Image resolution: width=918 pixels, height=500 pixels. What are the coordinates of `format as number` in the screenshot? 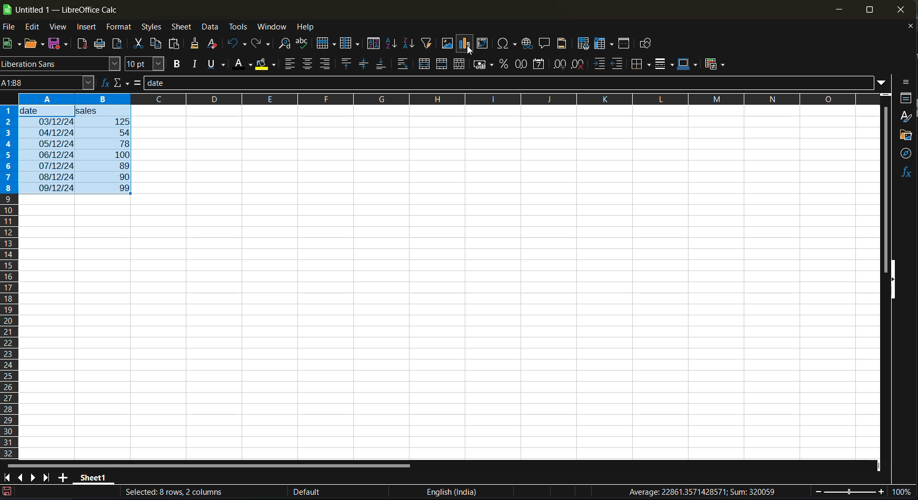 It's located at (524, 64).